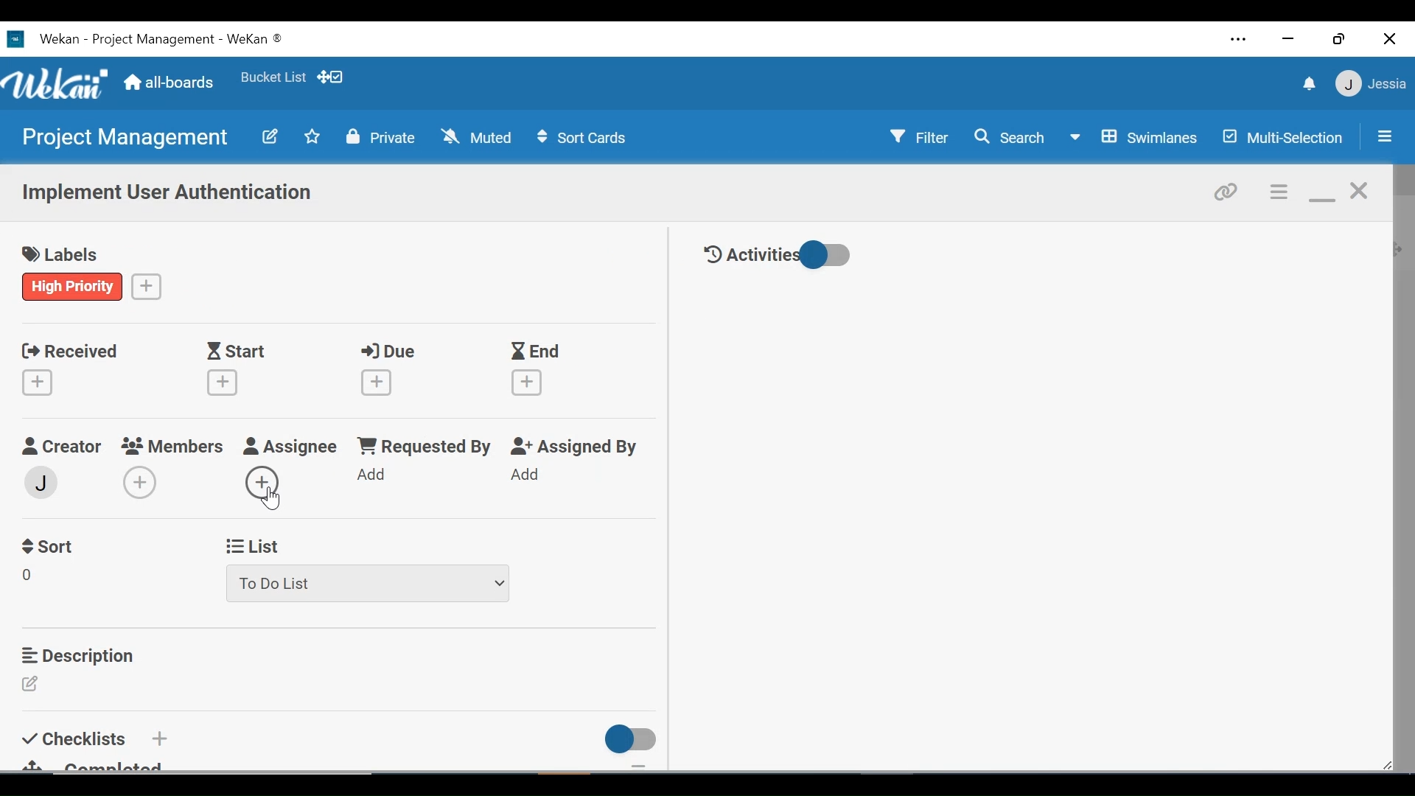  Describe the element at coordinates (169, 194) in the screenshot. I see `Implement User Authentication` at that location.